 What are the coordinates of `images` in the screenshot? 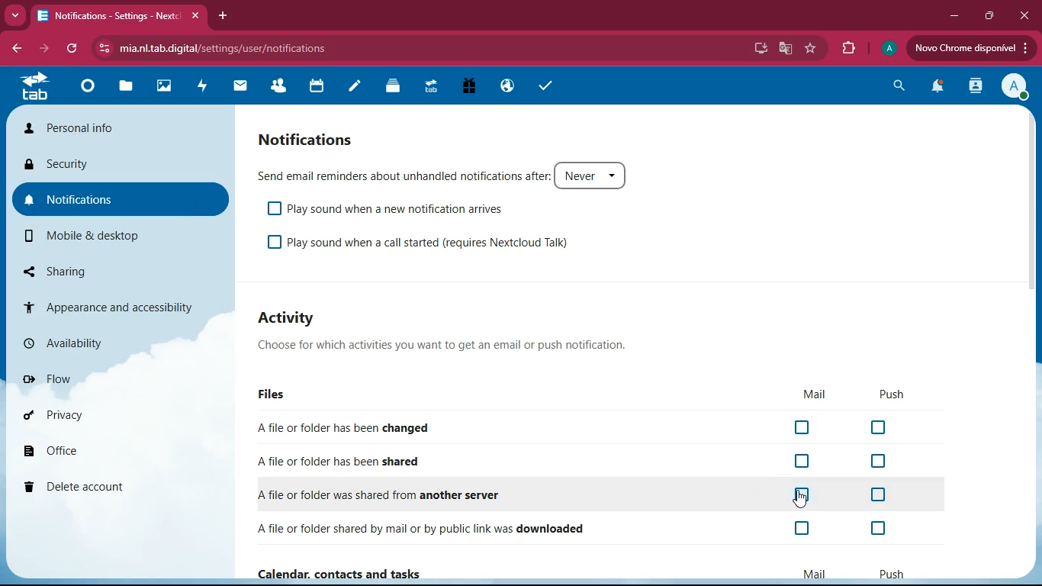 It's located at (162, 87).